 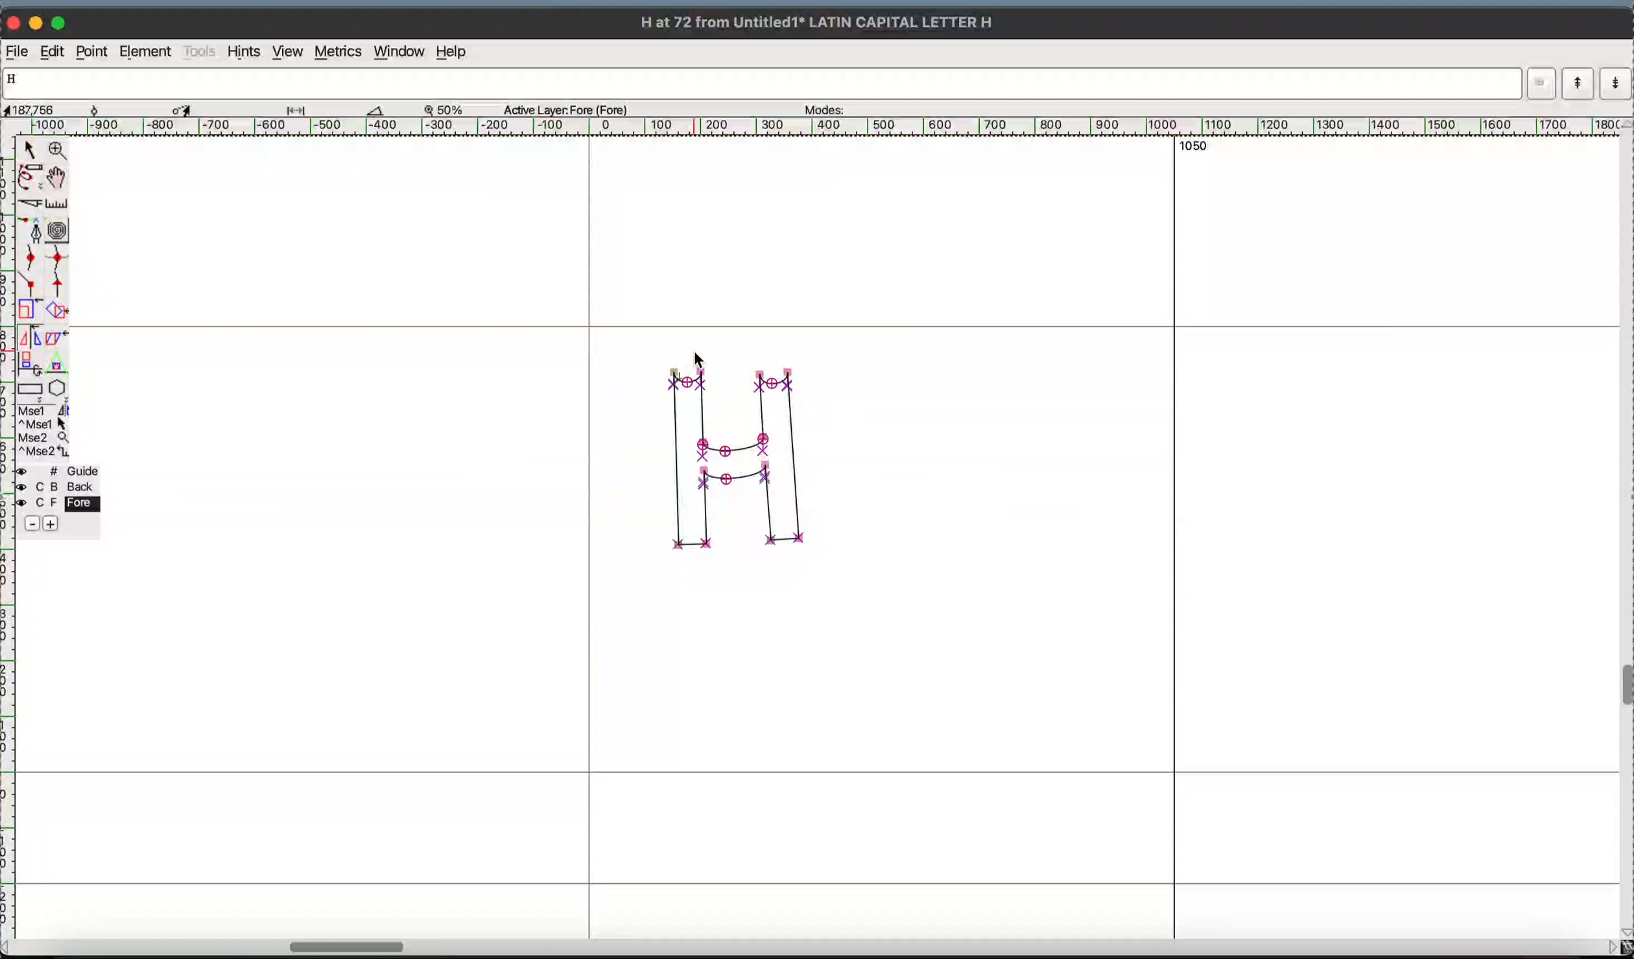 What do you see at coordinates (811, 947) in the screenshot?
I see `horizontal scrollbar` at bounding box center [811, 947].